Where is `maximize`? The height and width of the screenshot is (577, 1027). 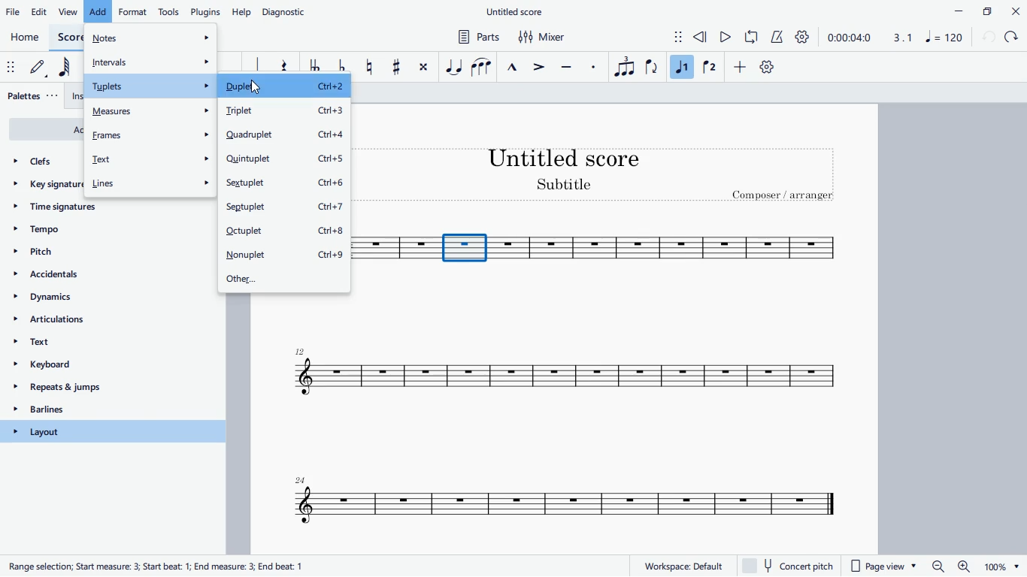 maximize is located at coordinates (986, 11).